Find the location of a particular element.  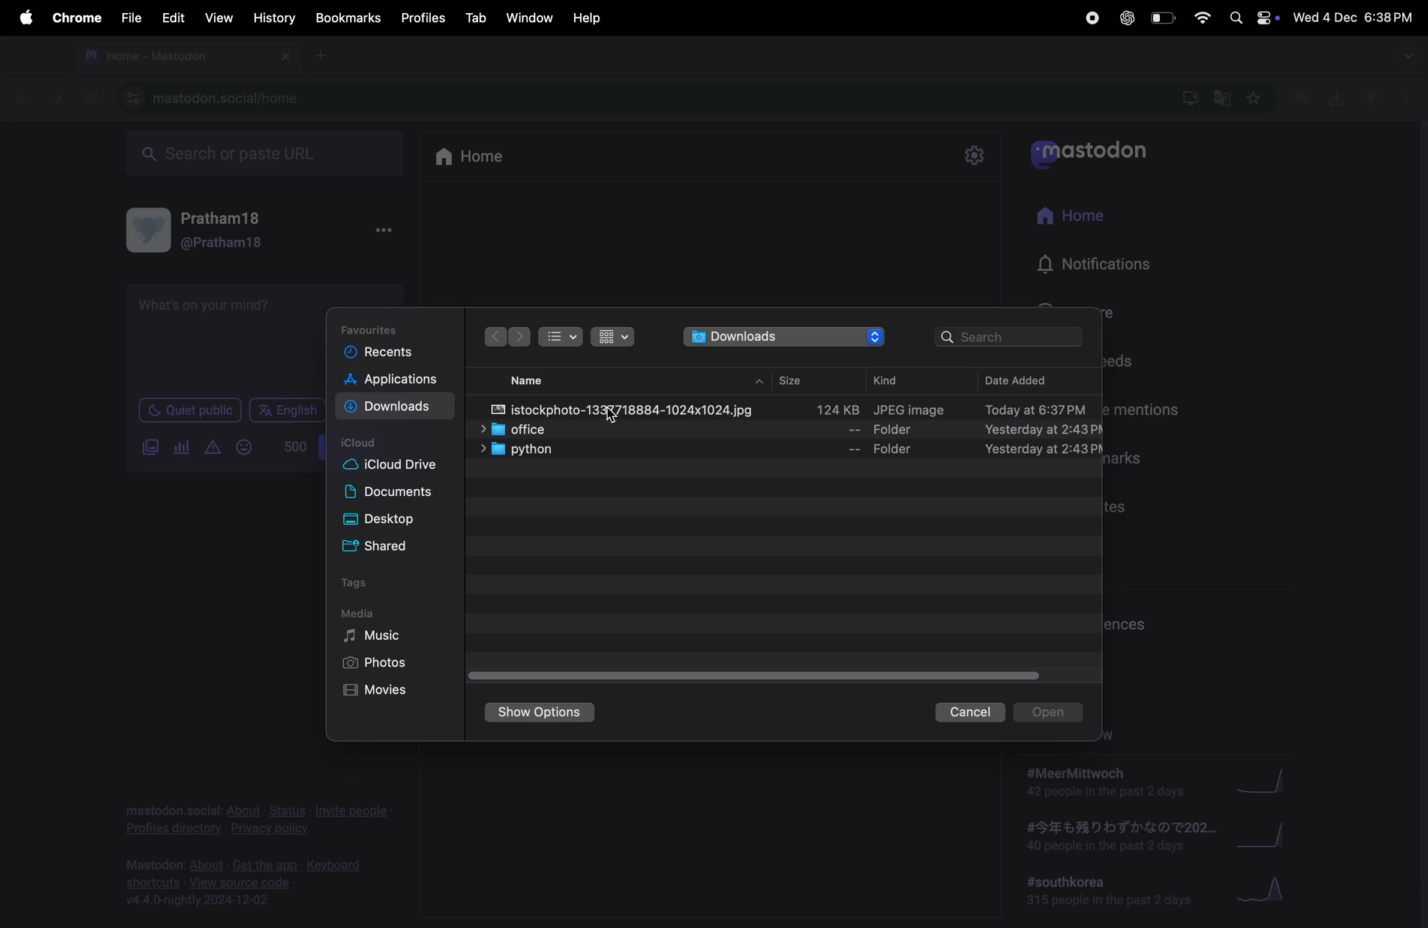

tags is located at coordinates (362, 585).